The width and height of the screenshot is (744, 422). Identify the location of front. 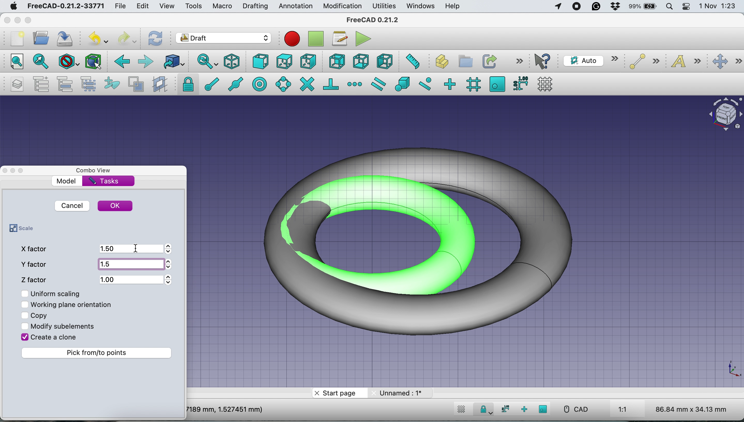
(260, 62).